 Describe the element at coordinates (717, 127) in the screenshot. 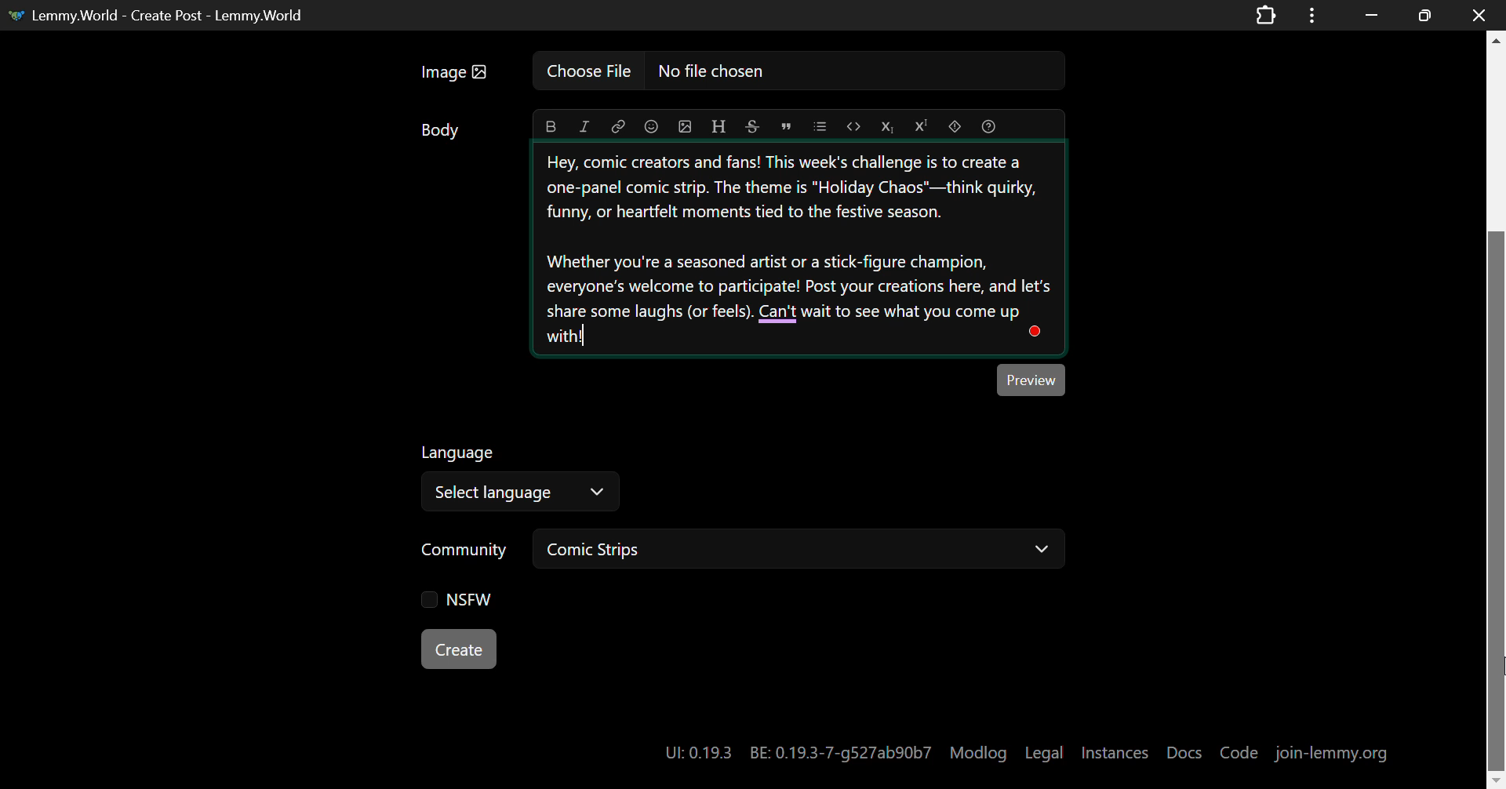

I see `header` at that location.